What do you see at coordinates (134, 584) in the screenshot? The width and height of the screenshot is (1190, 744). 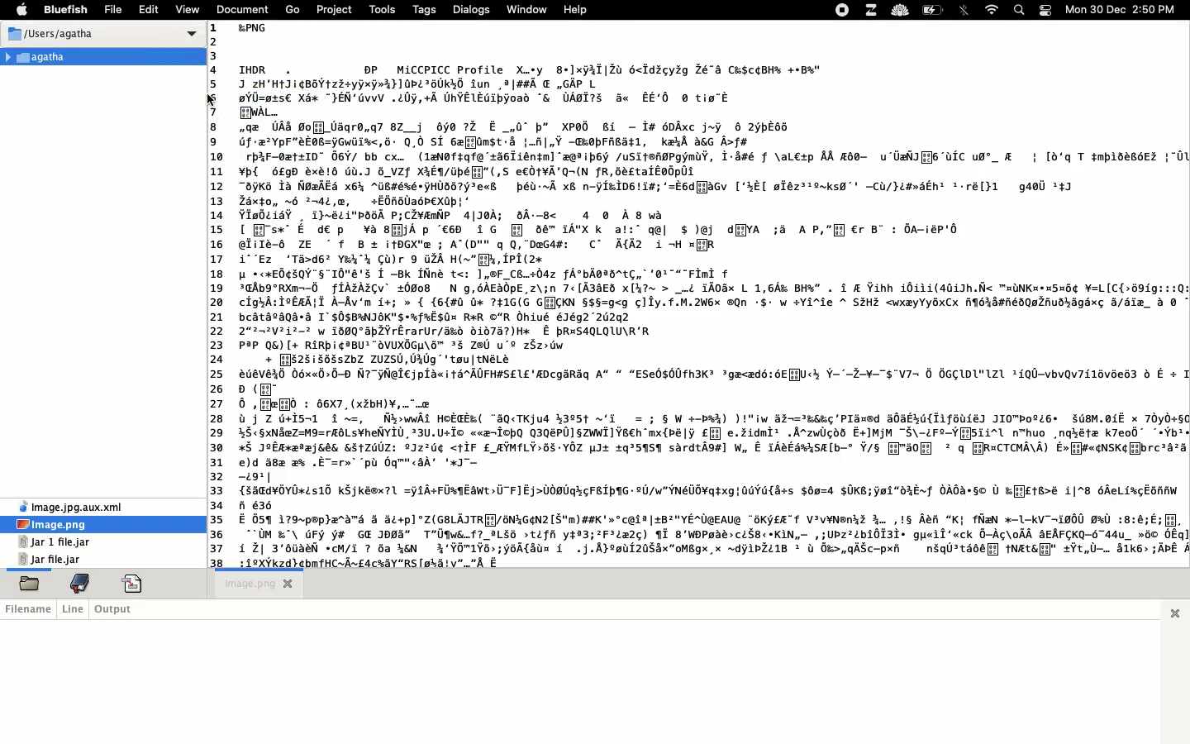 I see `code` at bounding box center [134, 584].